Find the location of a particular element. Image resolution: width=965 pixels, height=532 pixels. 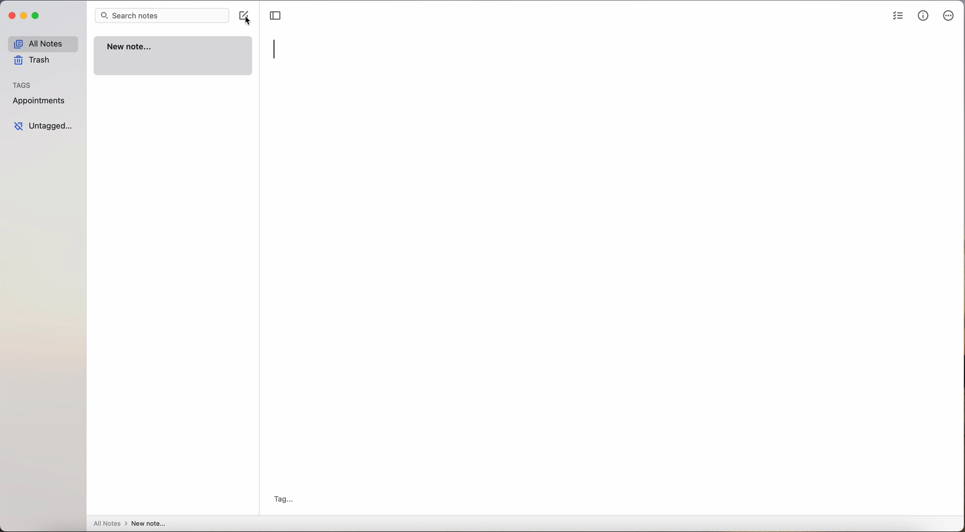

untagged is located at coordinates (45, 128).